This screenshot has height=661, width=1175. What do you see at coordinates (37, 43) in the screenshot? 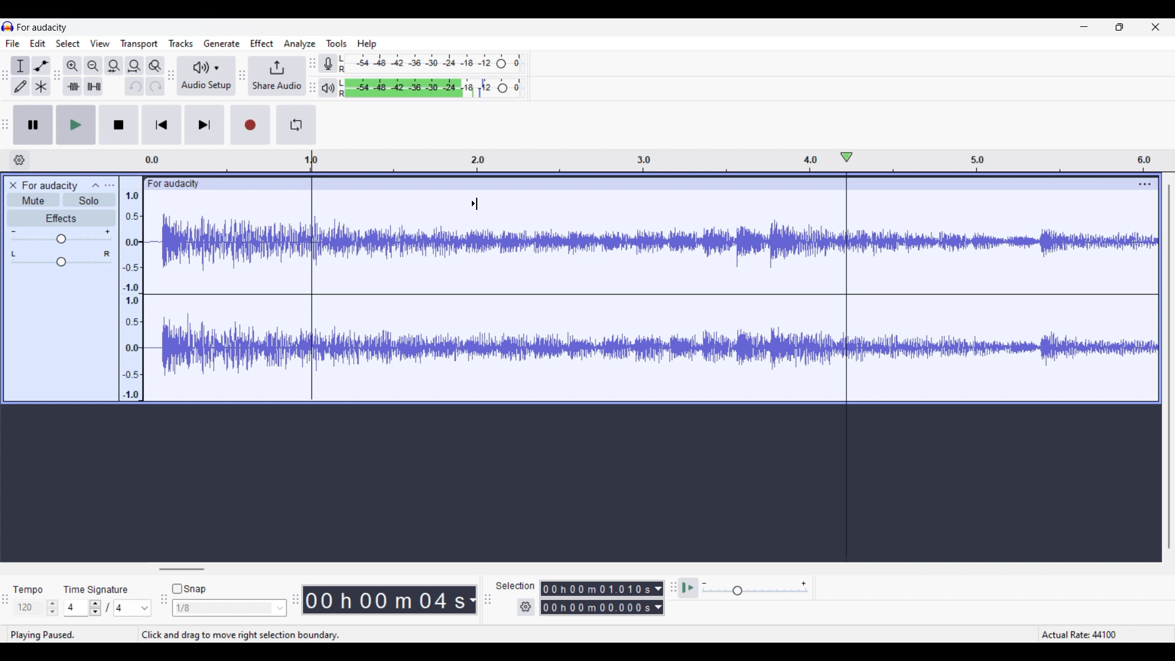
I see `Edit menu` at bounding box center [37, 43].